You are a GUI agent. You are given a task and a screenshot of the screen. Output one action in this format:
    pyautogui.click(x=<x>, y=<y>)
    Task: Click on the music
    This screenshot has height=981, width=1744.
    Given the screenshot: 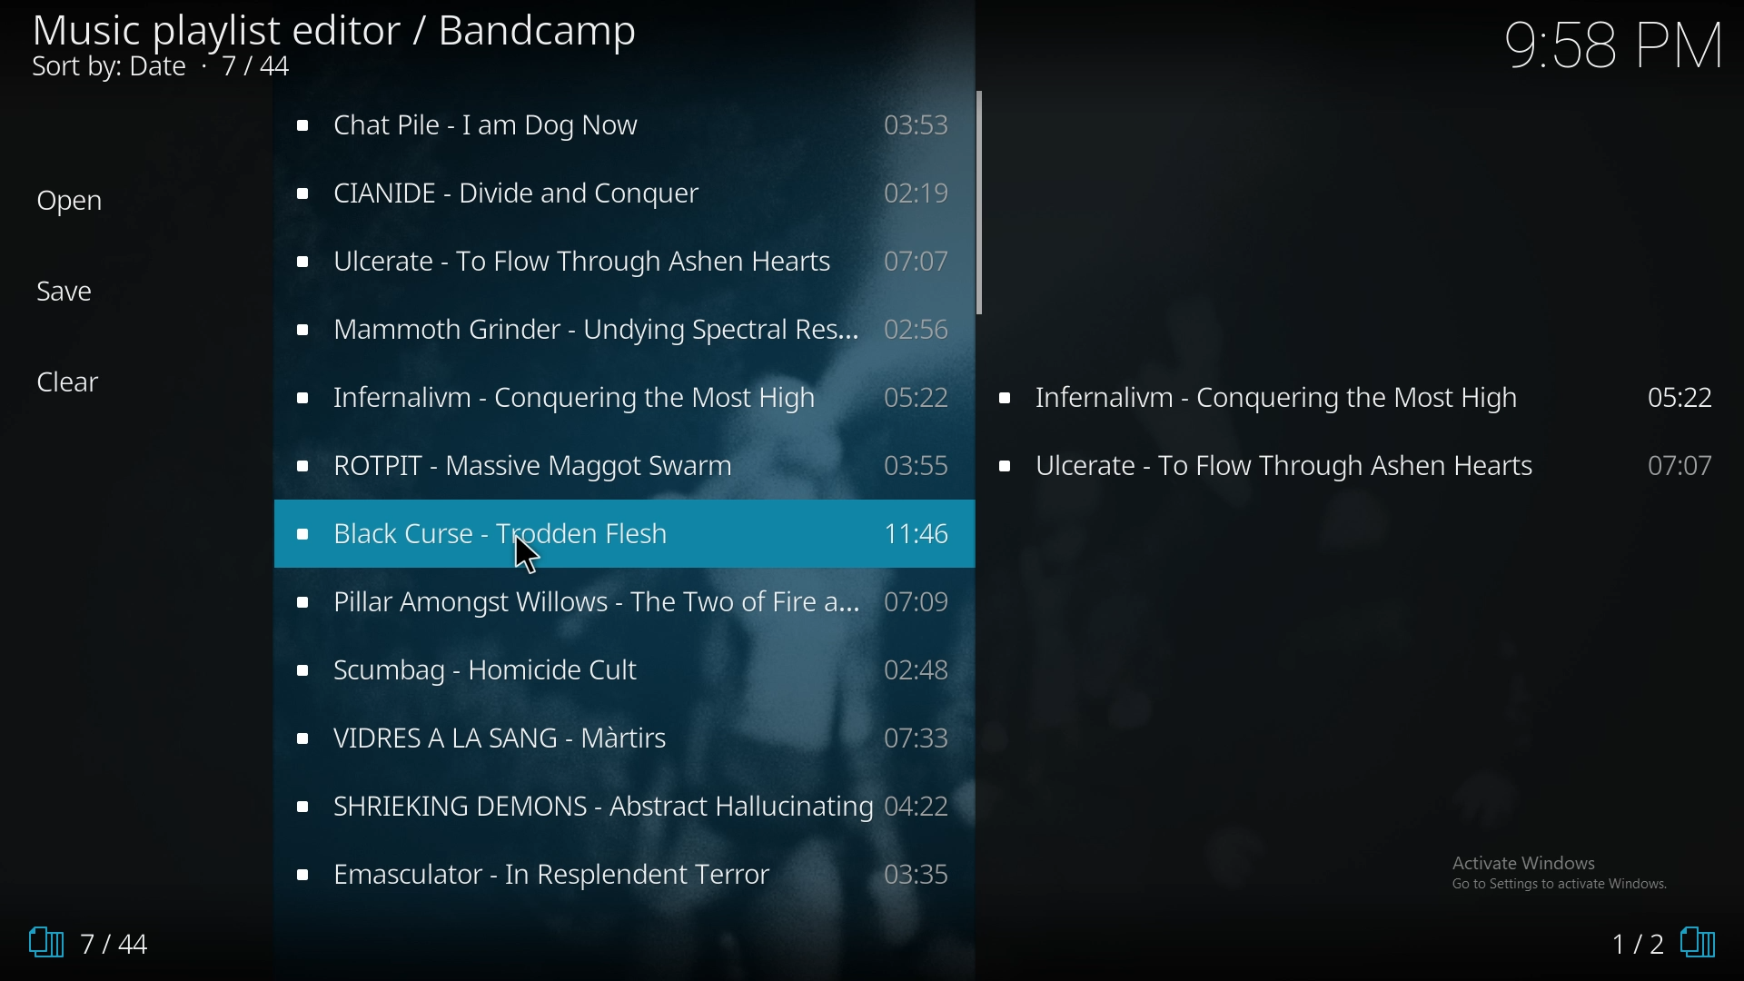 What is the action you would take?
    pyautogui.click(x=618, y=399)
    